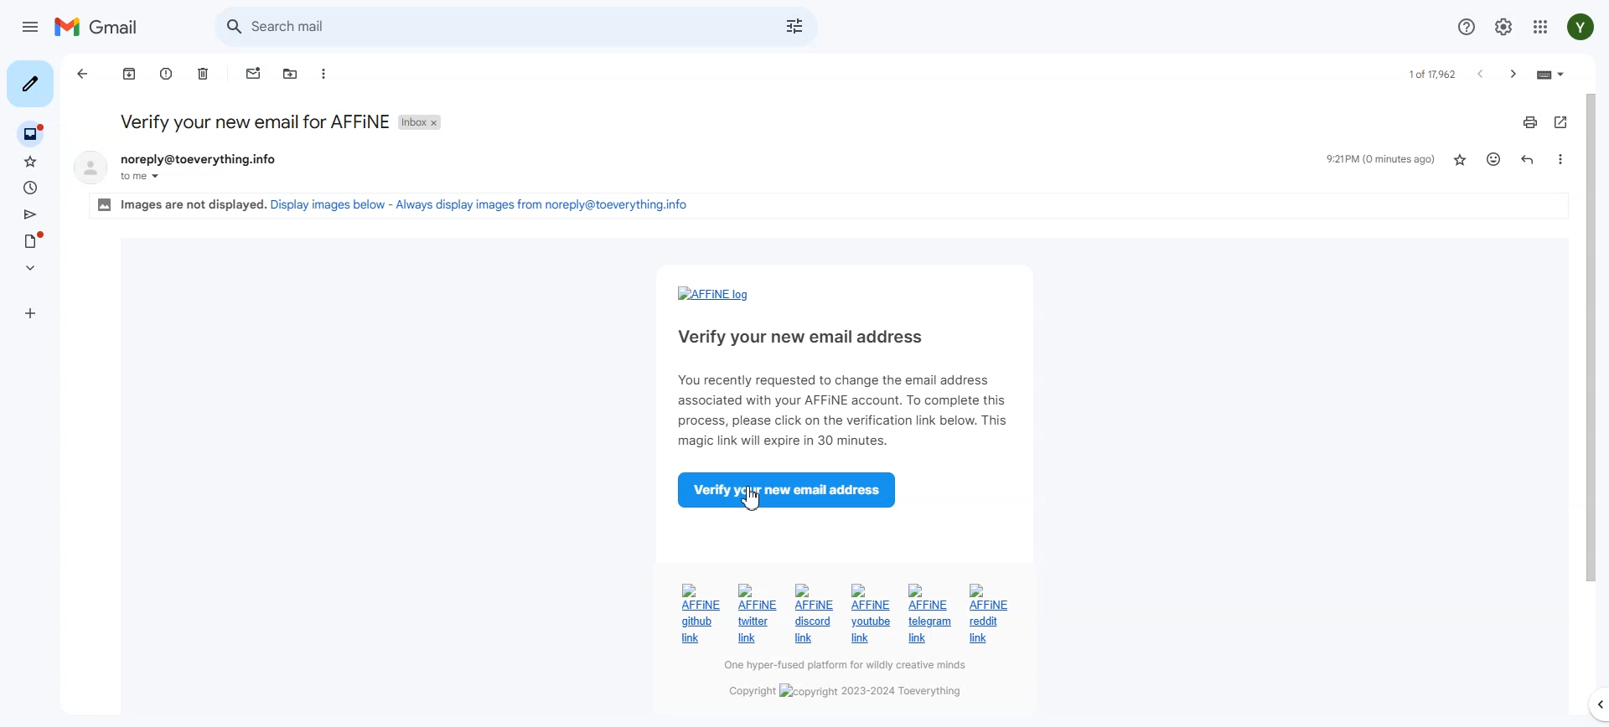  What do you see at coordinates (138, 178) in the screenshot?
I see `to me` at bounding box center [138, 178].